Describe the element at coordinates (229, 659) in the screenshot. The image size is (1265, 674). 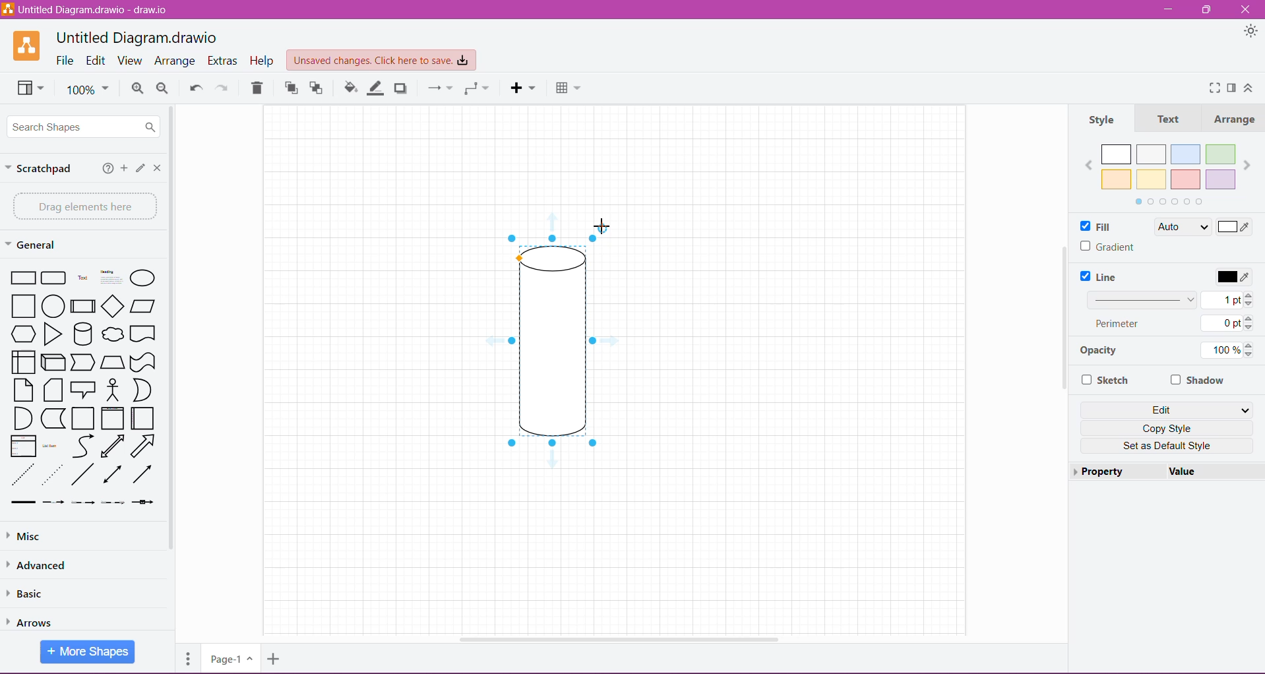
I see `Page-1` at that location.